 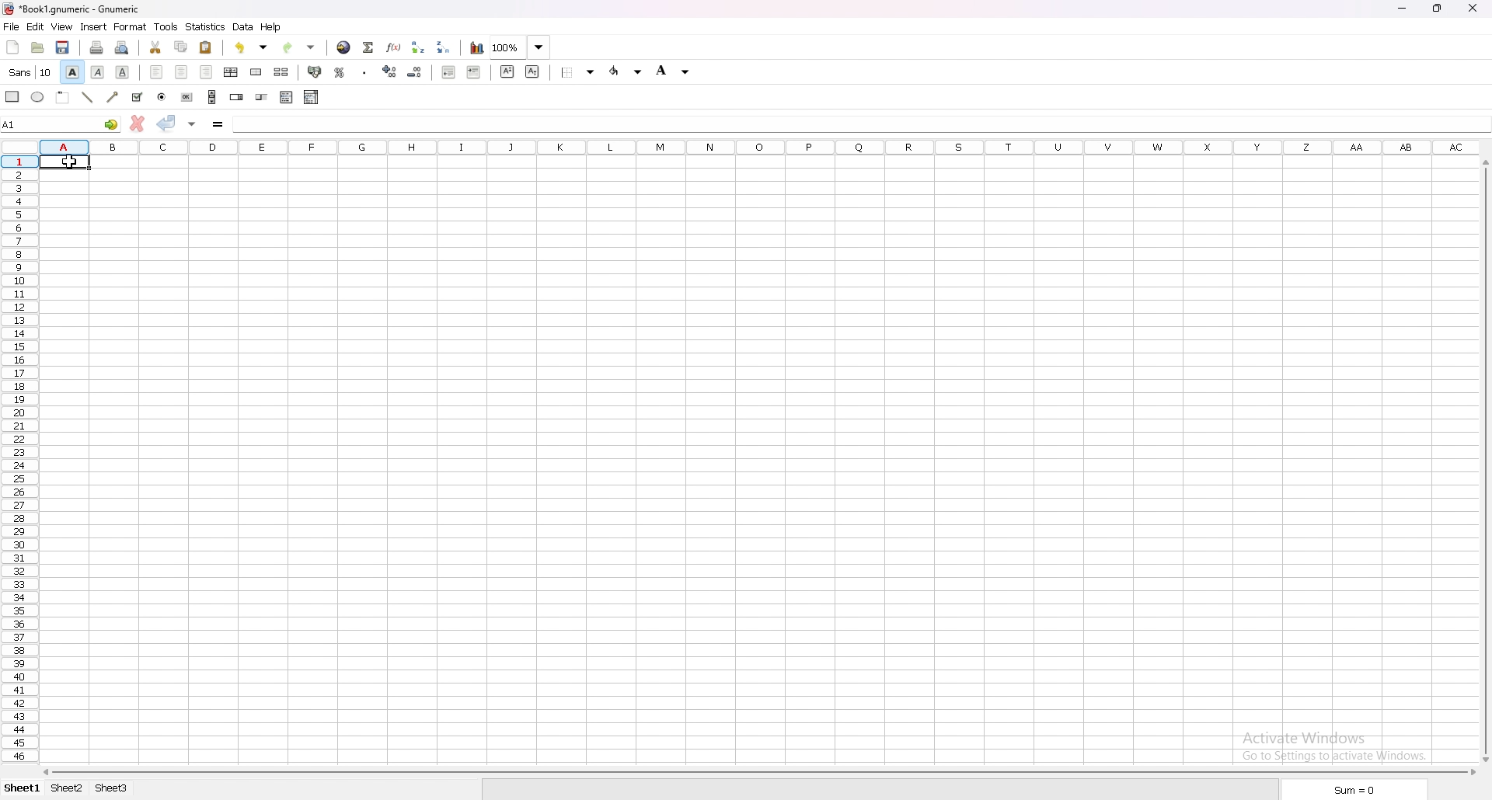 What do you see at coordinates (206, 26) in the screenshot?
I see `statistics` at bounding box center [206, 26].